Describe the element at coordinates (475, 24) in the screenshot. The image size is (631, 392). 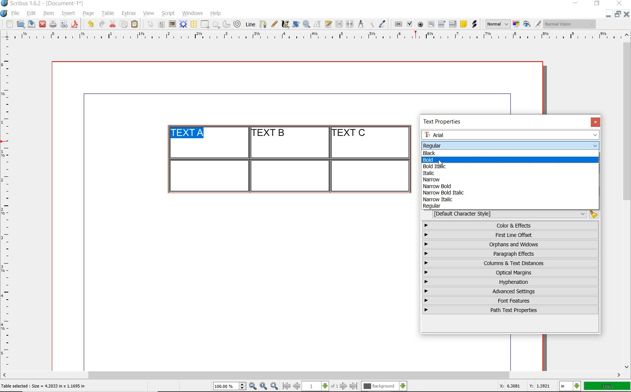
I see `link annotation` at that location.